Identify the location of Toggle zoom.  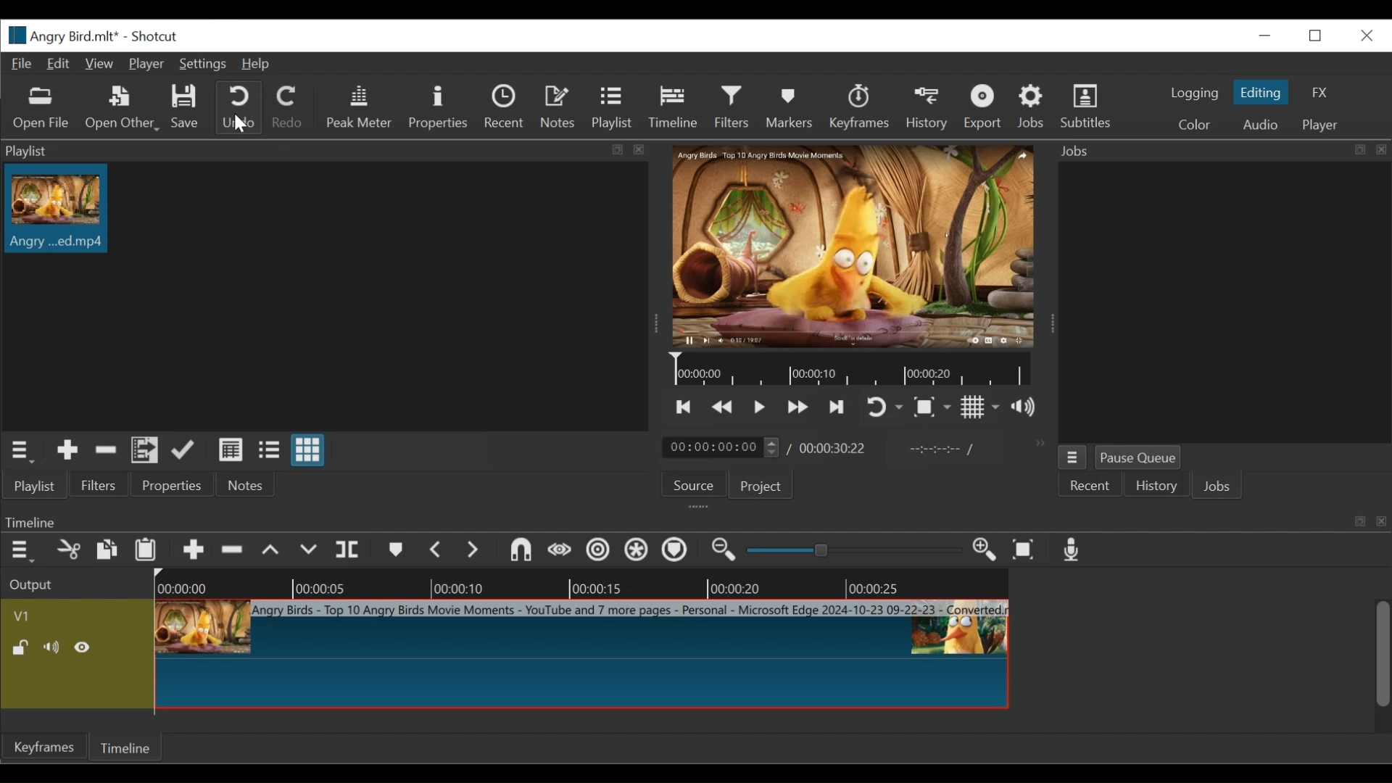
(932, 407).